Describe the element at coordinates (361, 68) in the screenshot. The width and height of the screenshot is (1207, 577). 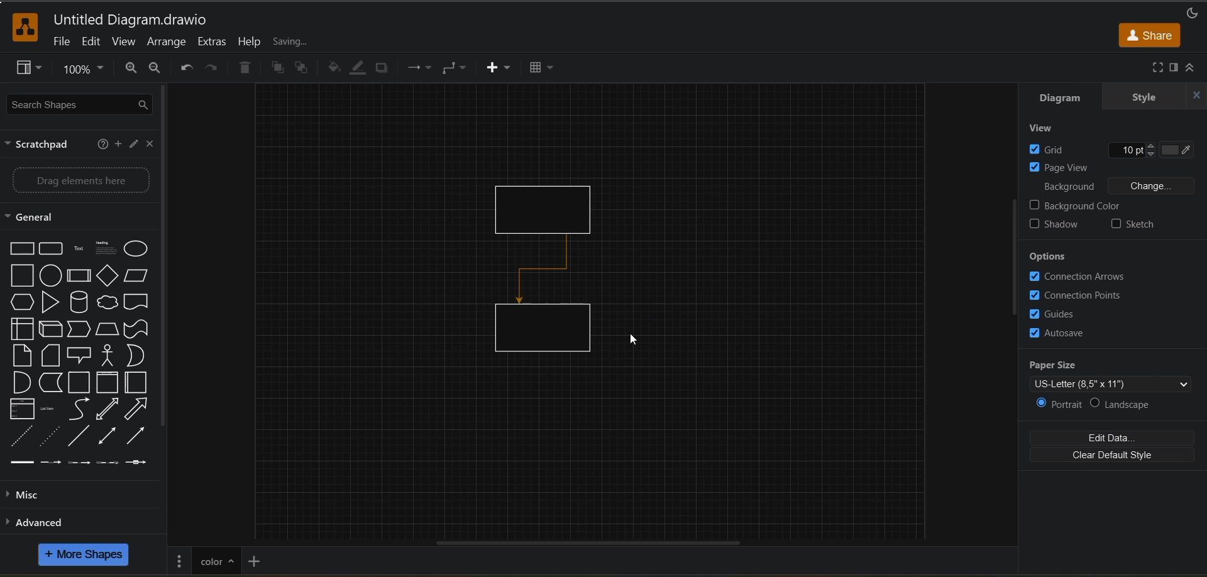
I see `line color` at that location.